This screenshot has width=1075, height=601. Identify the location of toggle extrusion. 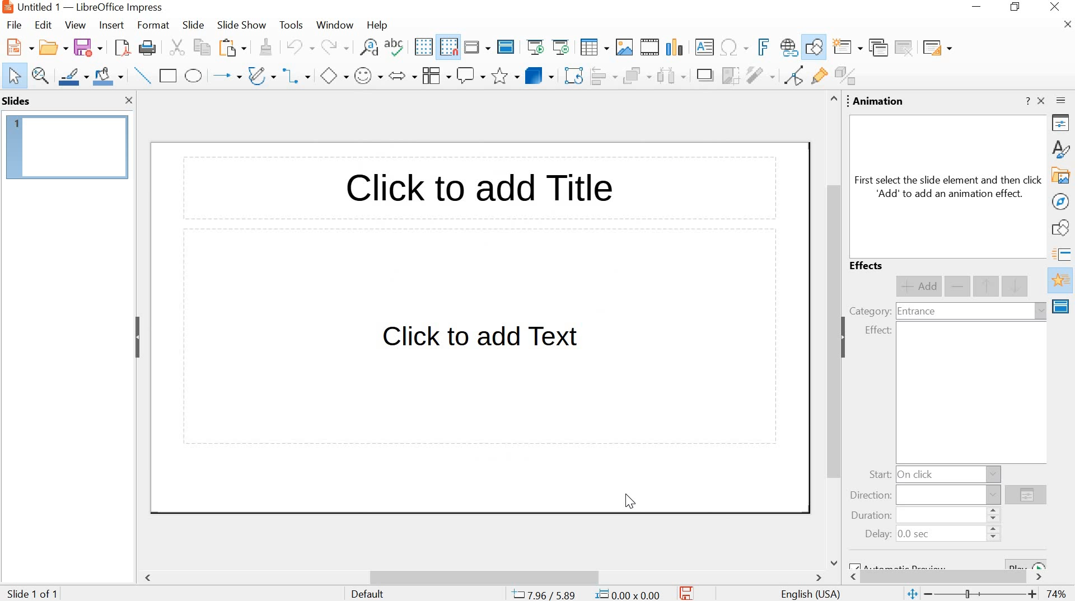
(848, 77).